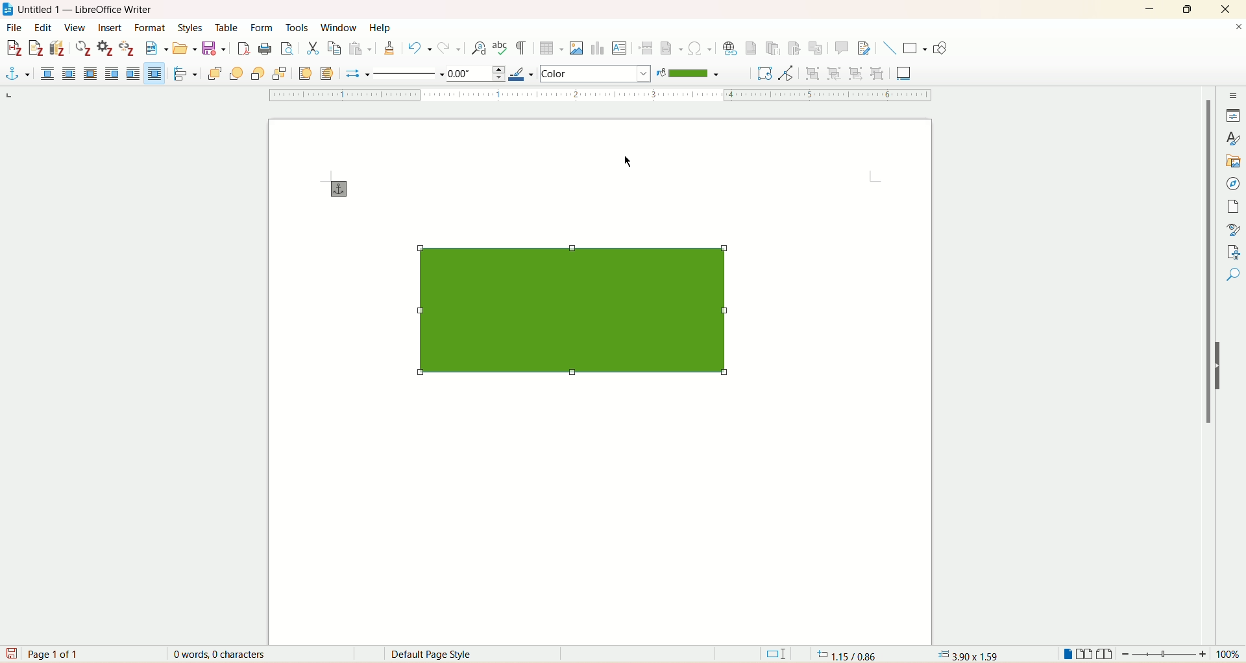 The width and height of the screenshot is (1246, 663). I want to click on spelling, so click(501, 49).